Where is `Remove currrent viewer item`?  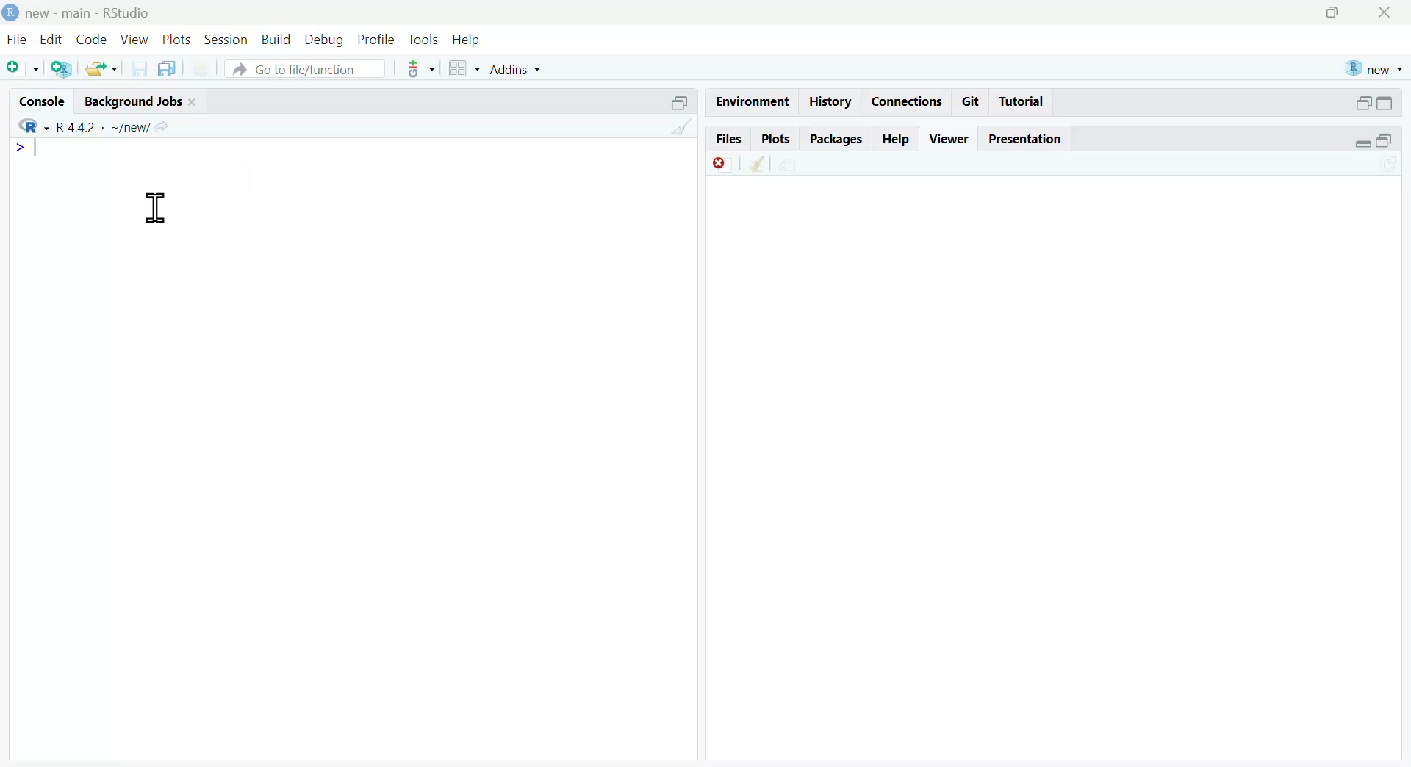
Remove currrent viewer item is located at coordinates (718, 168).